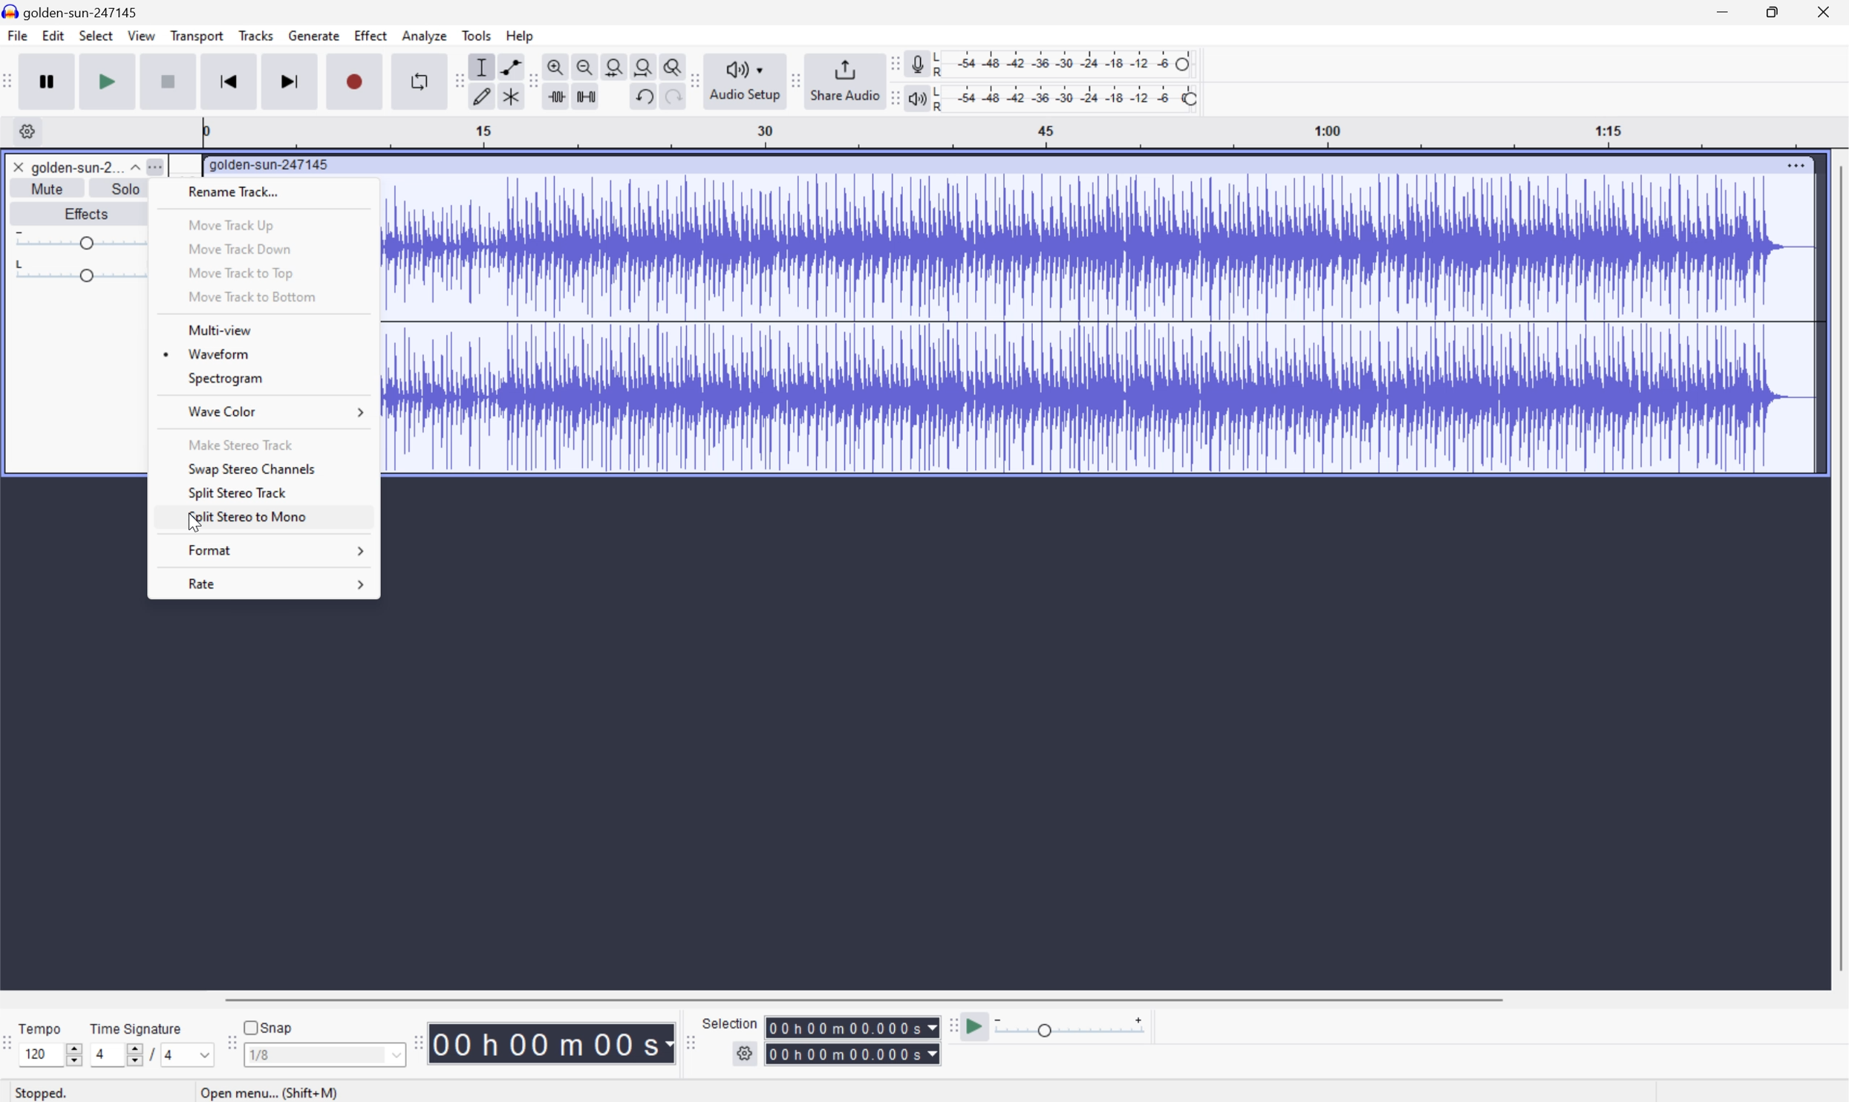 The height and width of the screenshot is (1102, 1849). I want to click on Open menu... (Shift+M), so click(266, 1089).